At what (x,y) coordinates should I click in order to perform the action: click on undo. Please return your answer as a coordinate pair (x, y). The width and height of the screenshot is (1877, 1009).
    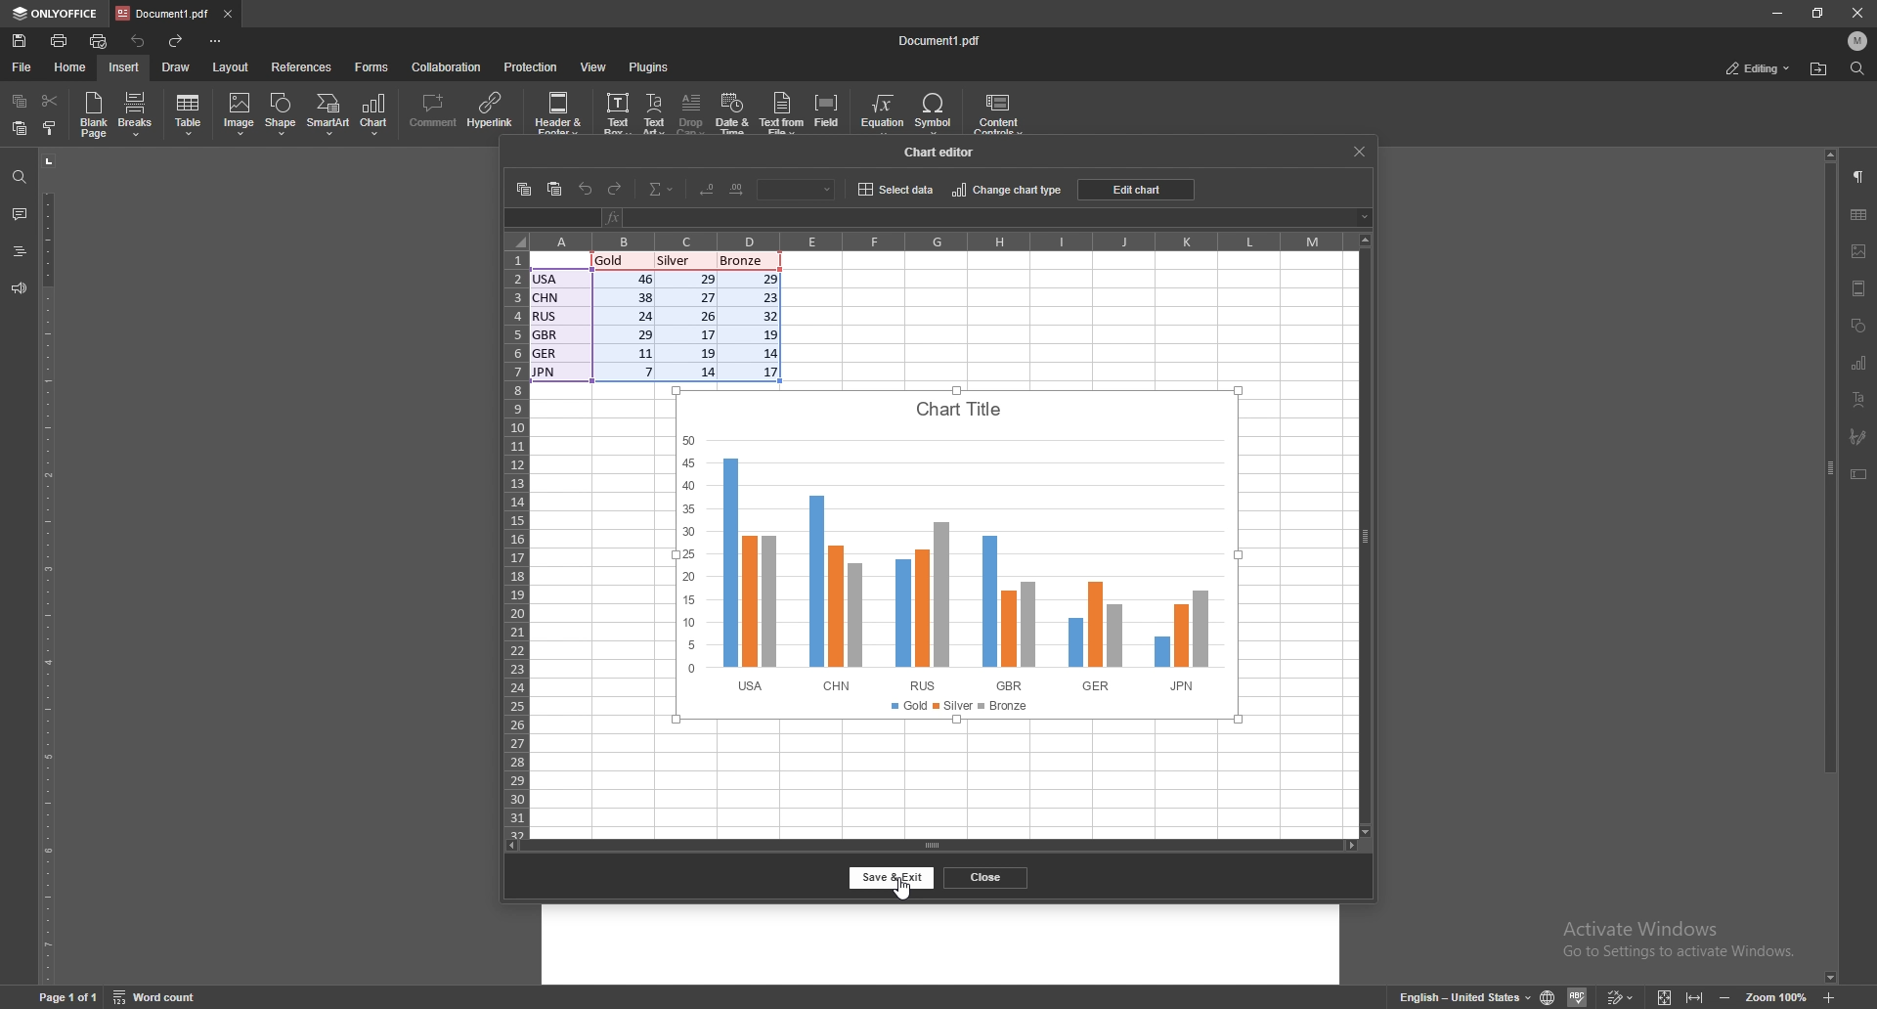
    Looking at the image, I should click on (139, 42).